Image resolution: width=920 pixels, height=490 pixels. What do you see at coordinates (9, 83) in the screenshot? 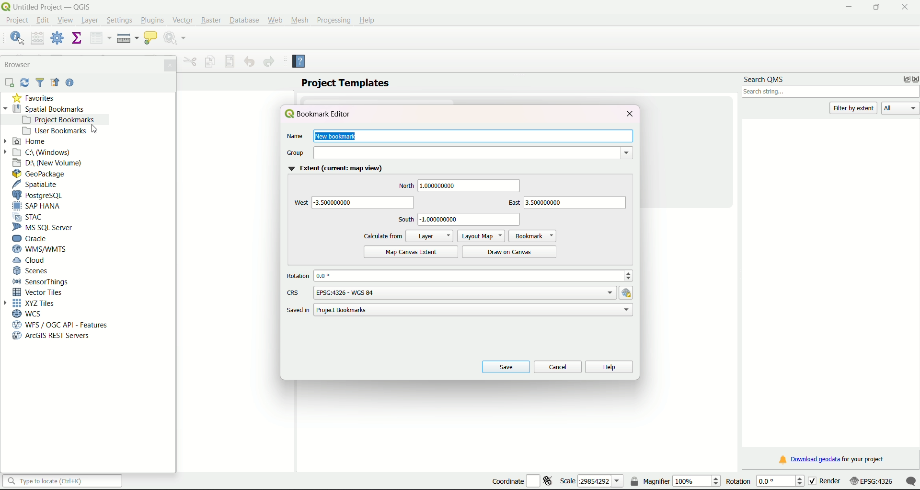
I see `add` at bounding box center [9, 83].